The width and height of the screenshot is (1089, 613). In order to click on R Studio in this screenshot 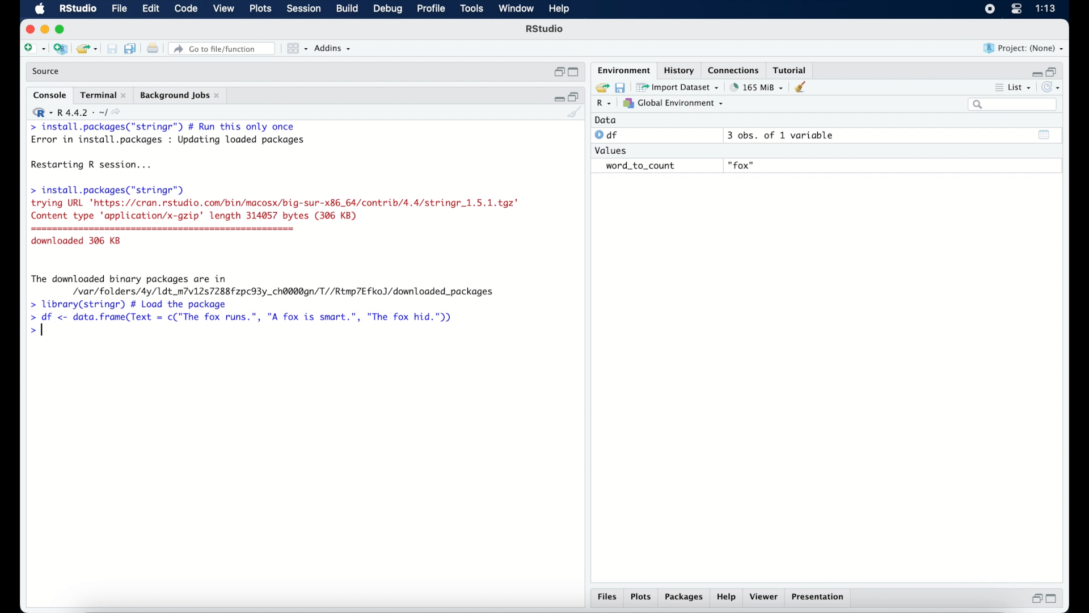, I will do `click(77, 9)`.